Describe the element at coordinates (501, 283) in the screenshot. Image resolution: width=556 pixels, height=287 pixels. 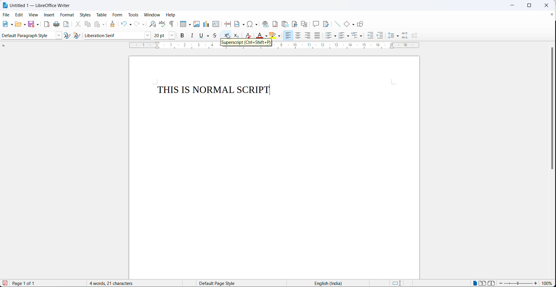
I see `zoom increase` at that location.